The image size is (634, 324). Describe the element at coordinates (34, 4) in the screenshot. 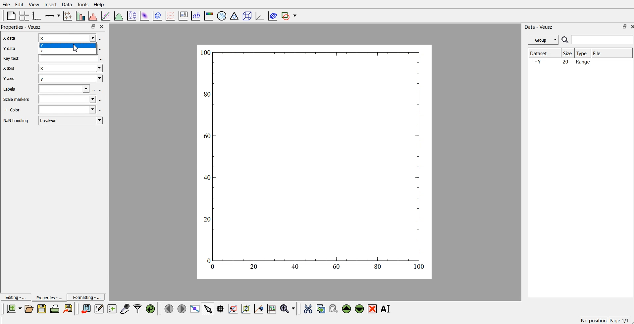

I see `View` at that location.